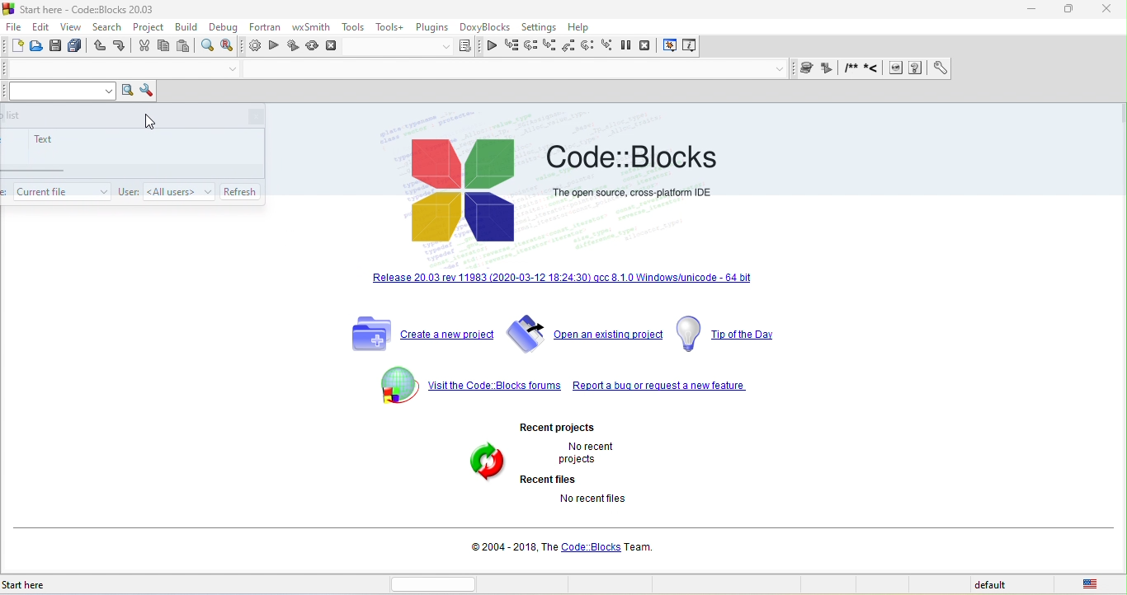  What do you see at coordinates (936, 68) in the screenshot?
I see `open preference` at bounding box center [936, 68].